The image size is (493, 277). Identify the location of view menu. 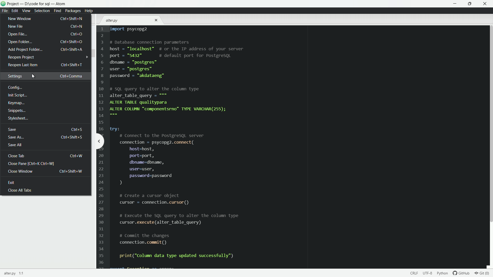
(26, 11).